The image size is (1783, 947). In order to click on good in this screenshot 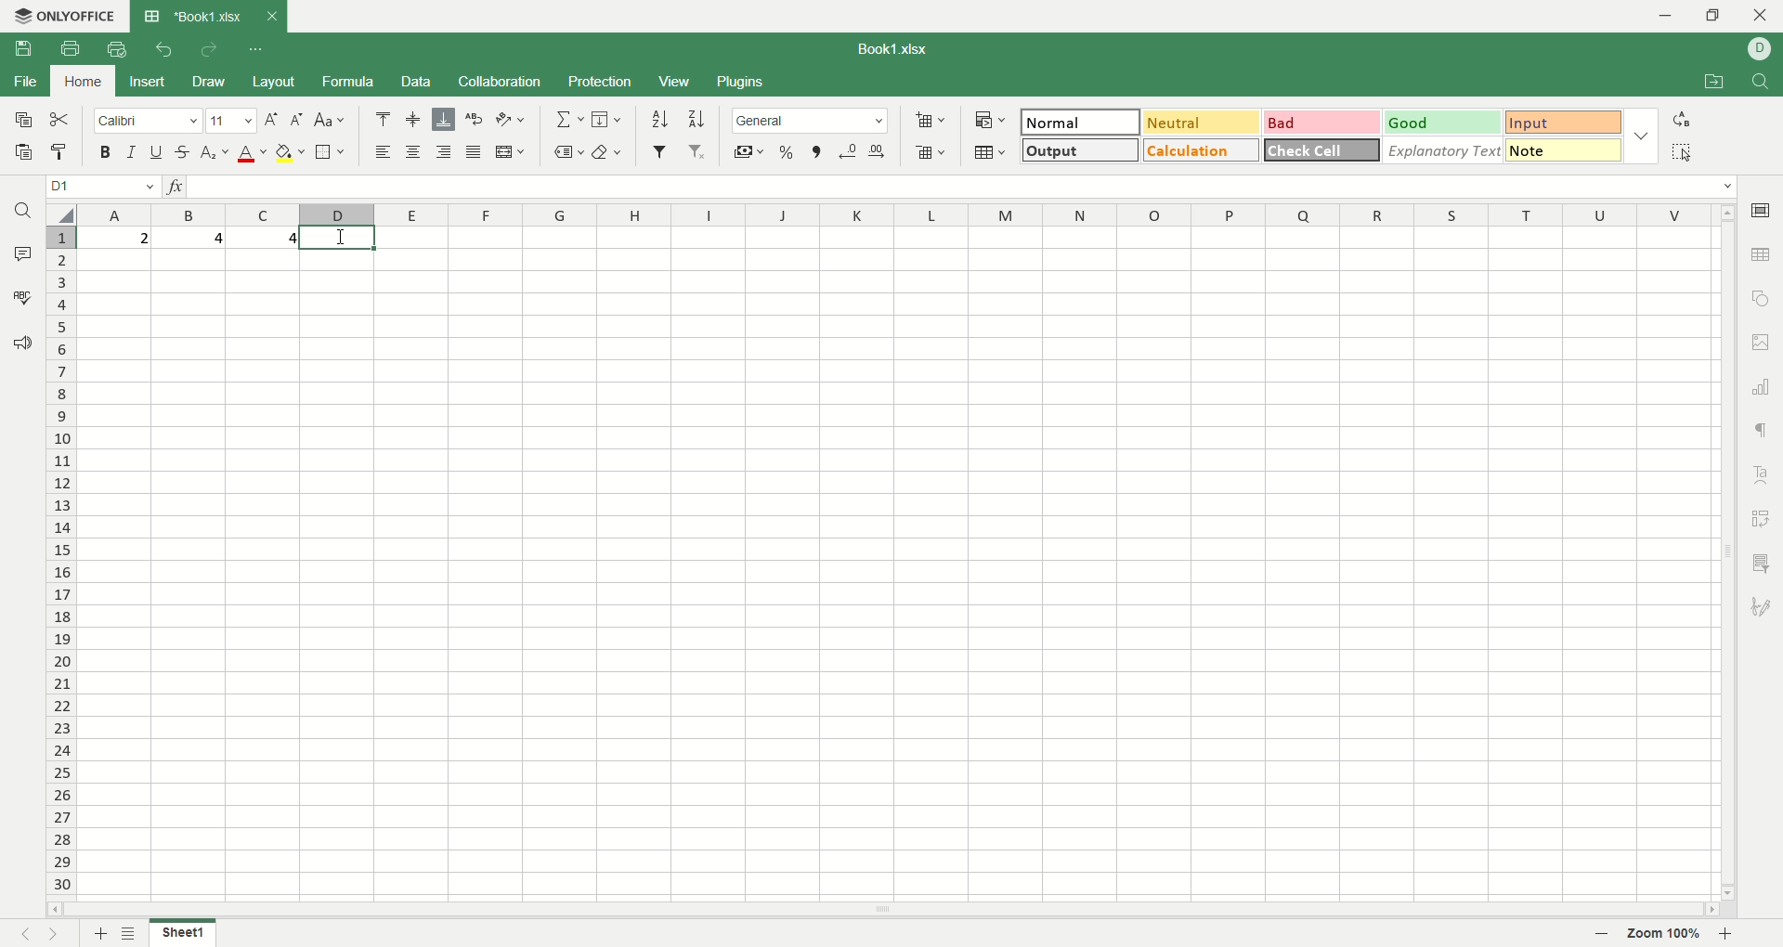, I will do `click(1443, 123)`.